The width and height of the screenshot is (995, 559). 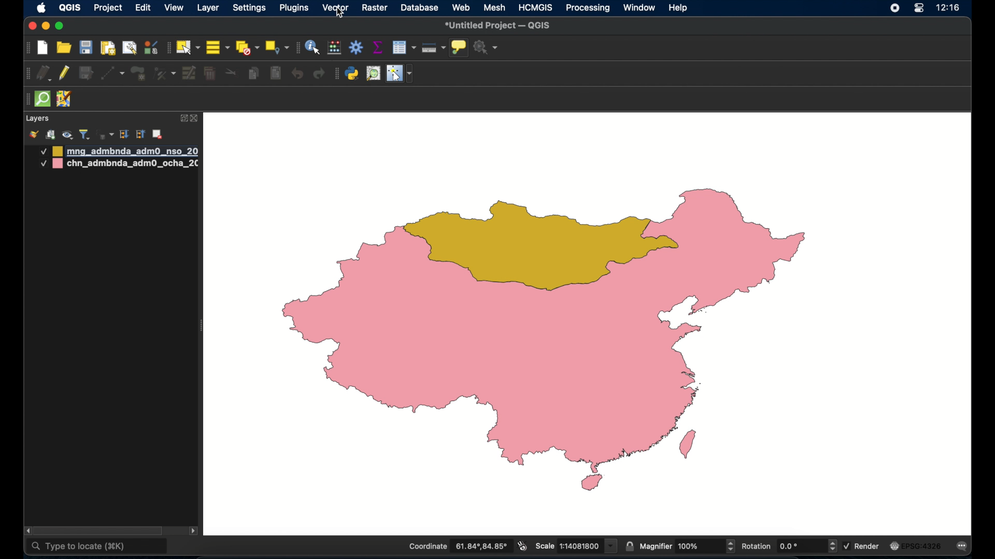 I want to click on paste features, so click(x=275, y=72).